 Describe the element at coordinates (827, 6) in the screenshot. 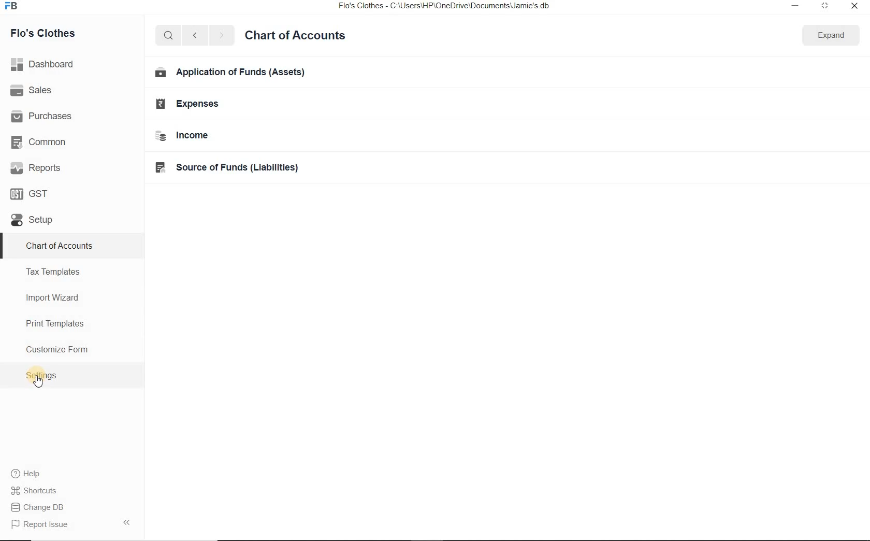

I see `restore` at that location.